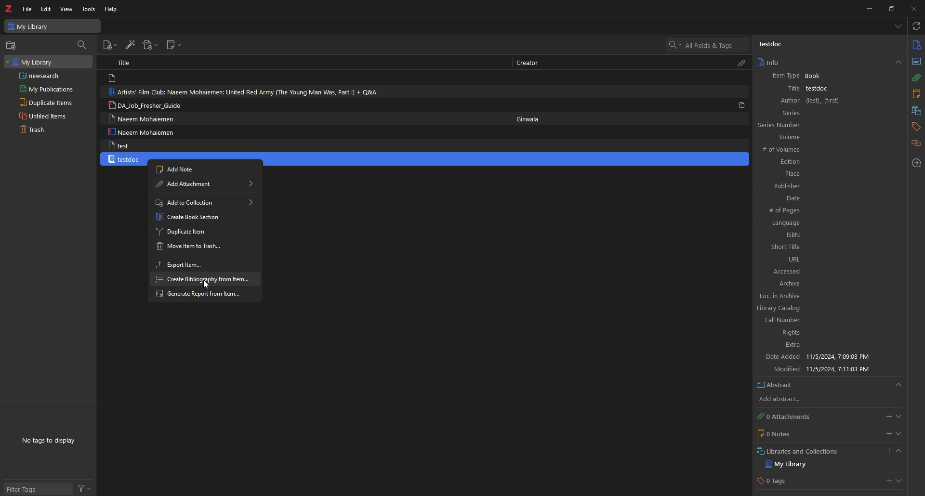 This screenshot has height=496, width=925. I want to click on add notes, so click(888, 434).